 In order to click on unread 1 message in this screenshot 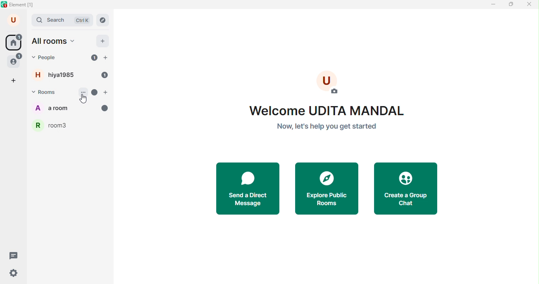, I will do `click(93, 58)`.